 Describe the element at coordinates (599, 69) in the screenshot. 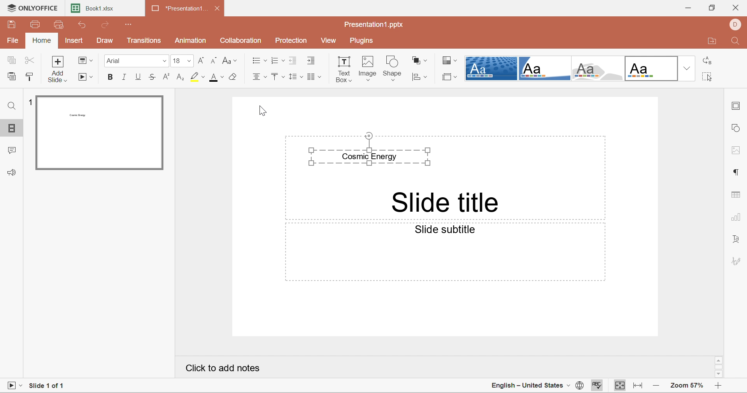

I see `Turtle` at that location.